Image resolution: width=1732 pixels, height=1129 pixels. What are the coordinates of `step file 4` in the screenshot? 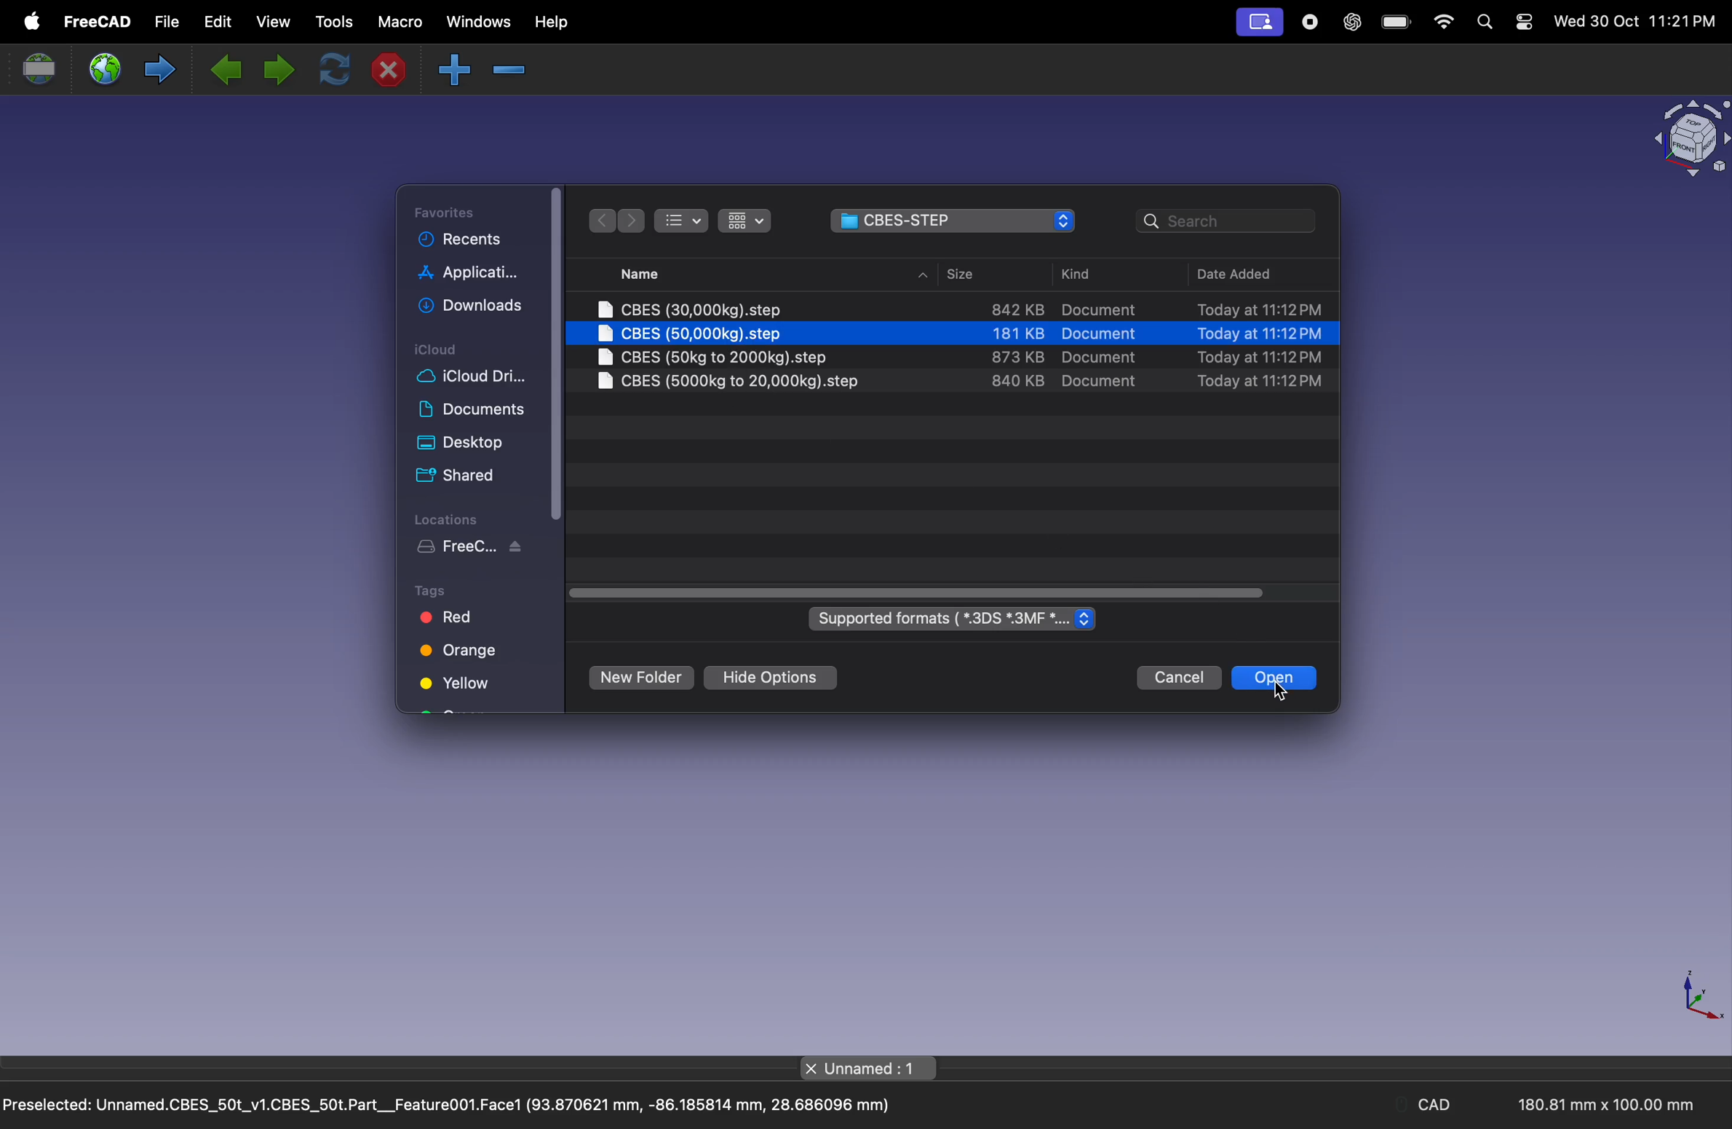 It's located at (957, 381).